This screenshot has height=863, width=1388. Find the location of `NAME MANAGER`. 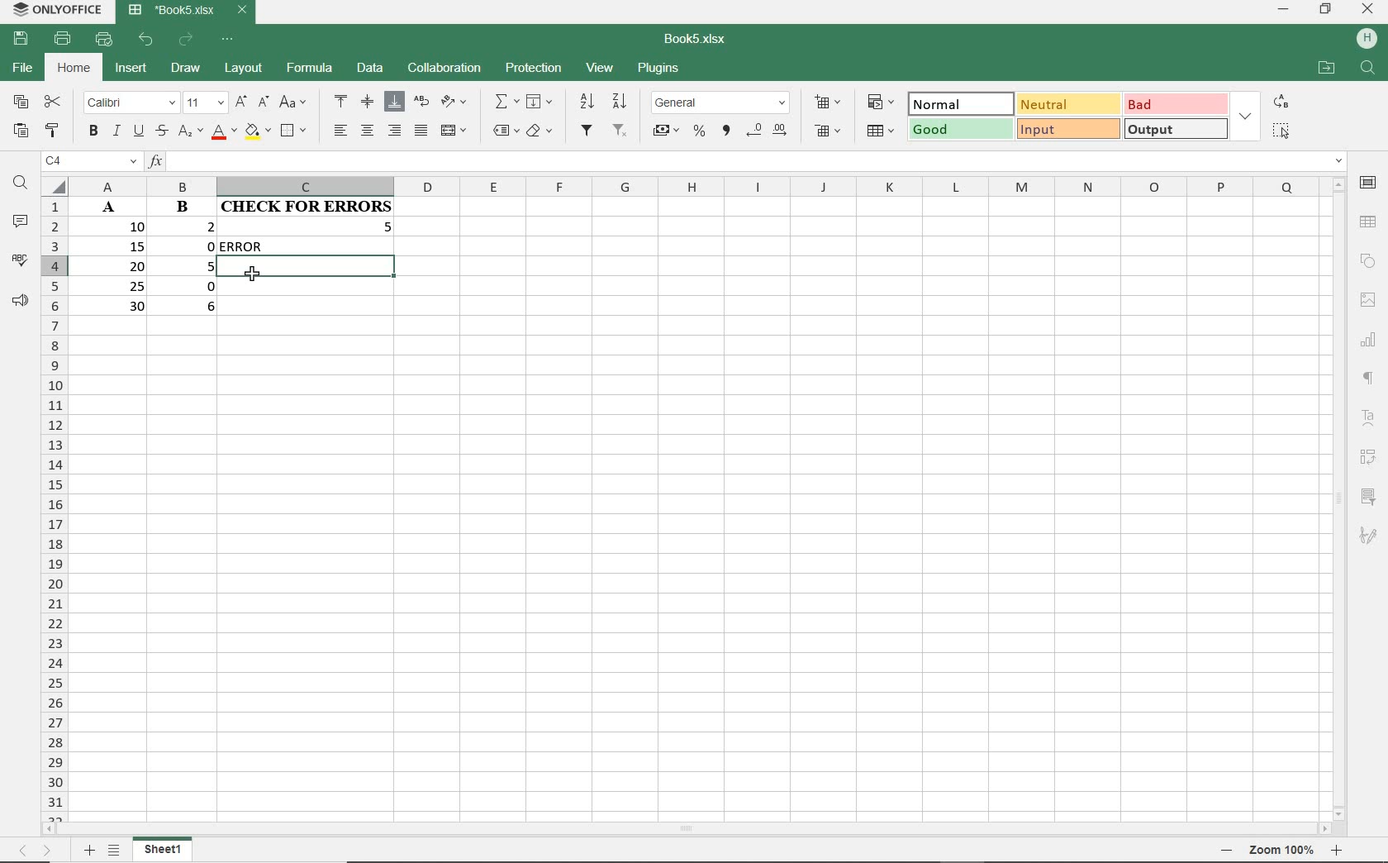

NAME MANAGER is located at coordinates (88, 163).